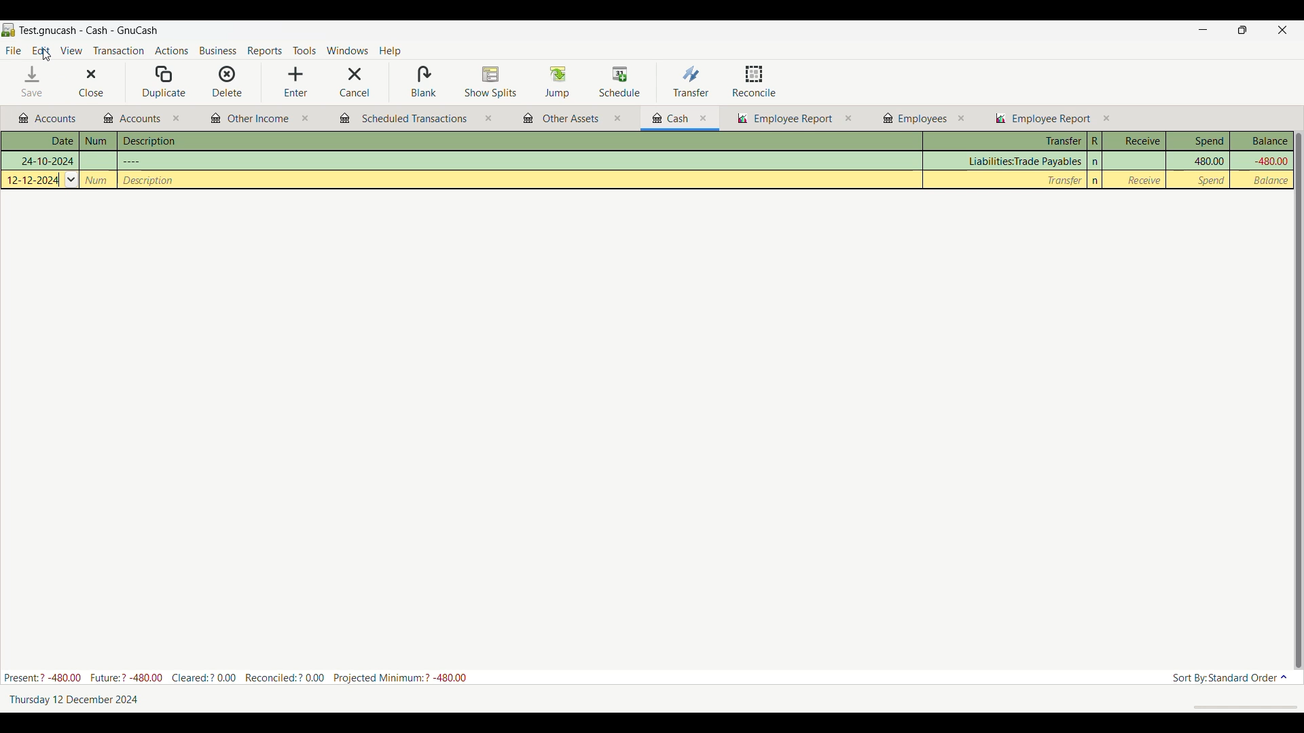 This screenshot has height=733, width=1304. I want to click on Receive column, so click(1144, 180).